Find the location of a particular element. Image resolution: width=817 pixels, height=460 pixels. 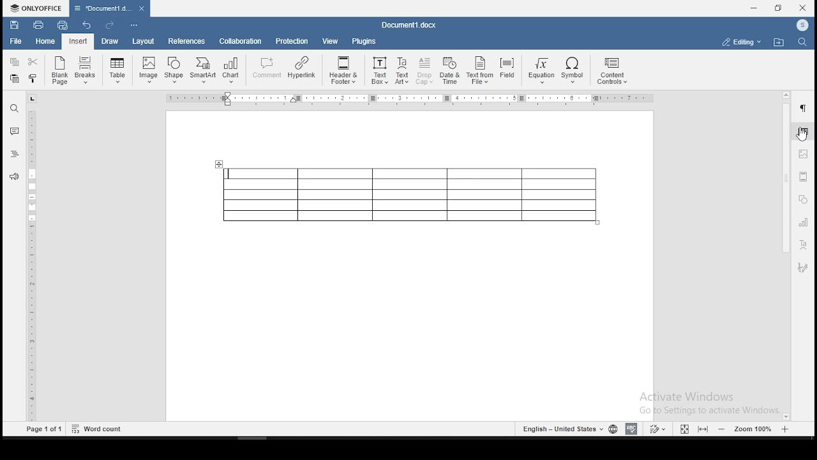

plugins is located at coordinates (364, 41).